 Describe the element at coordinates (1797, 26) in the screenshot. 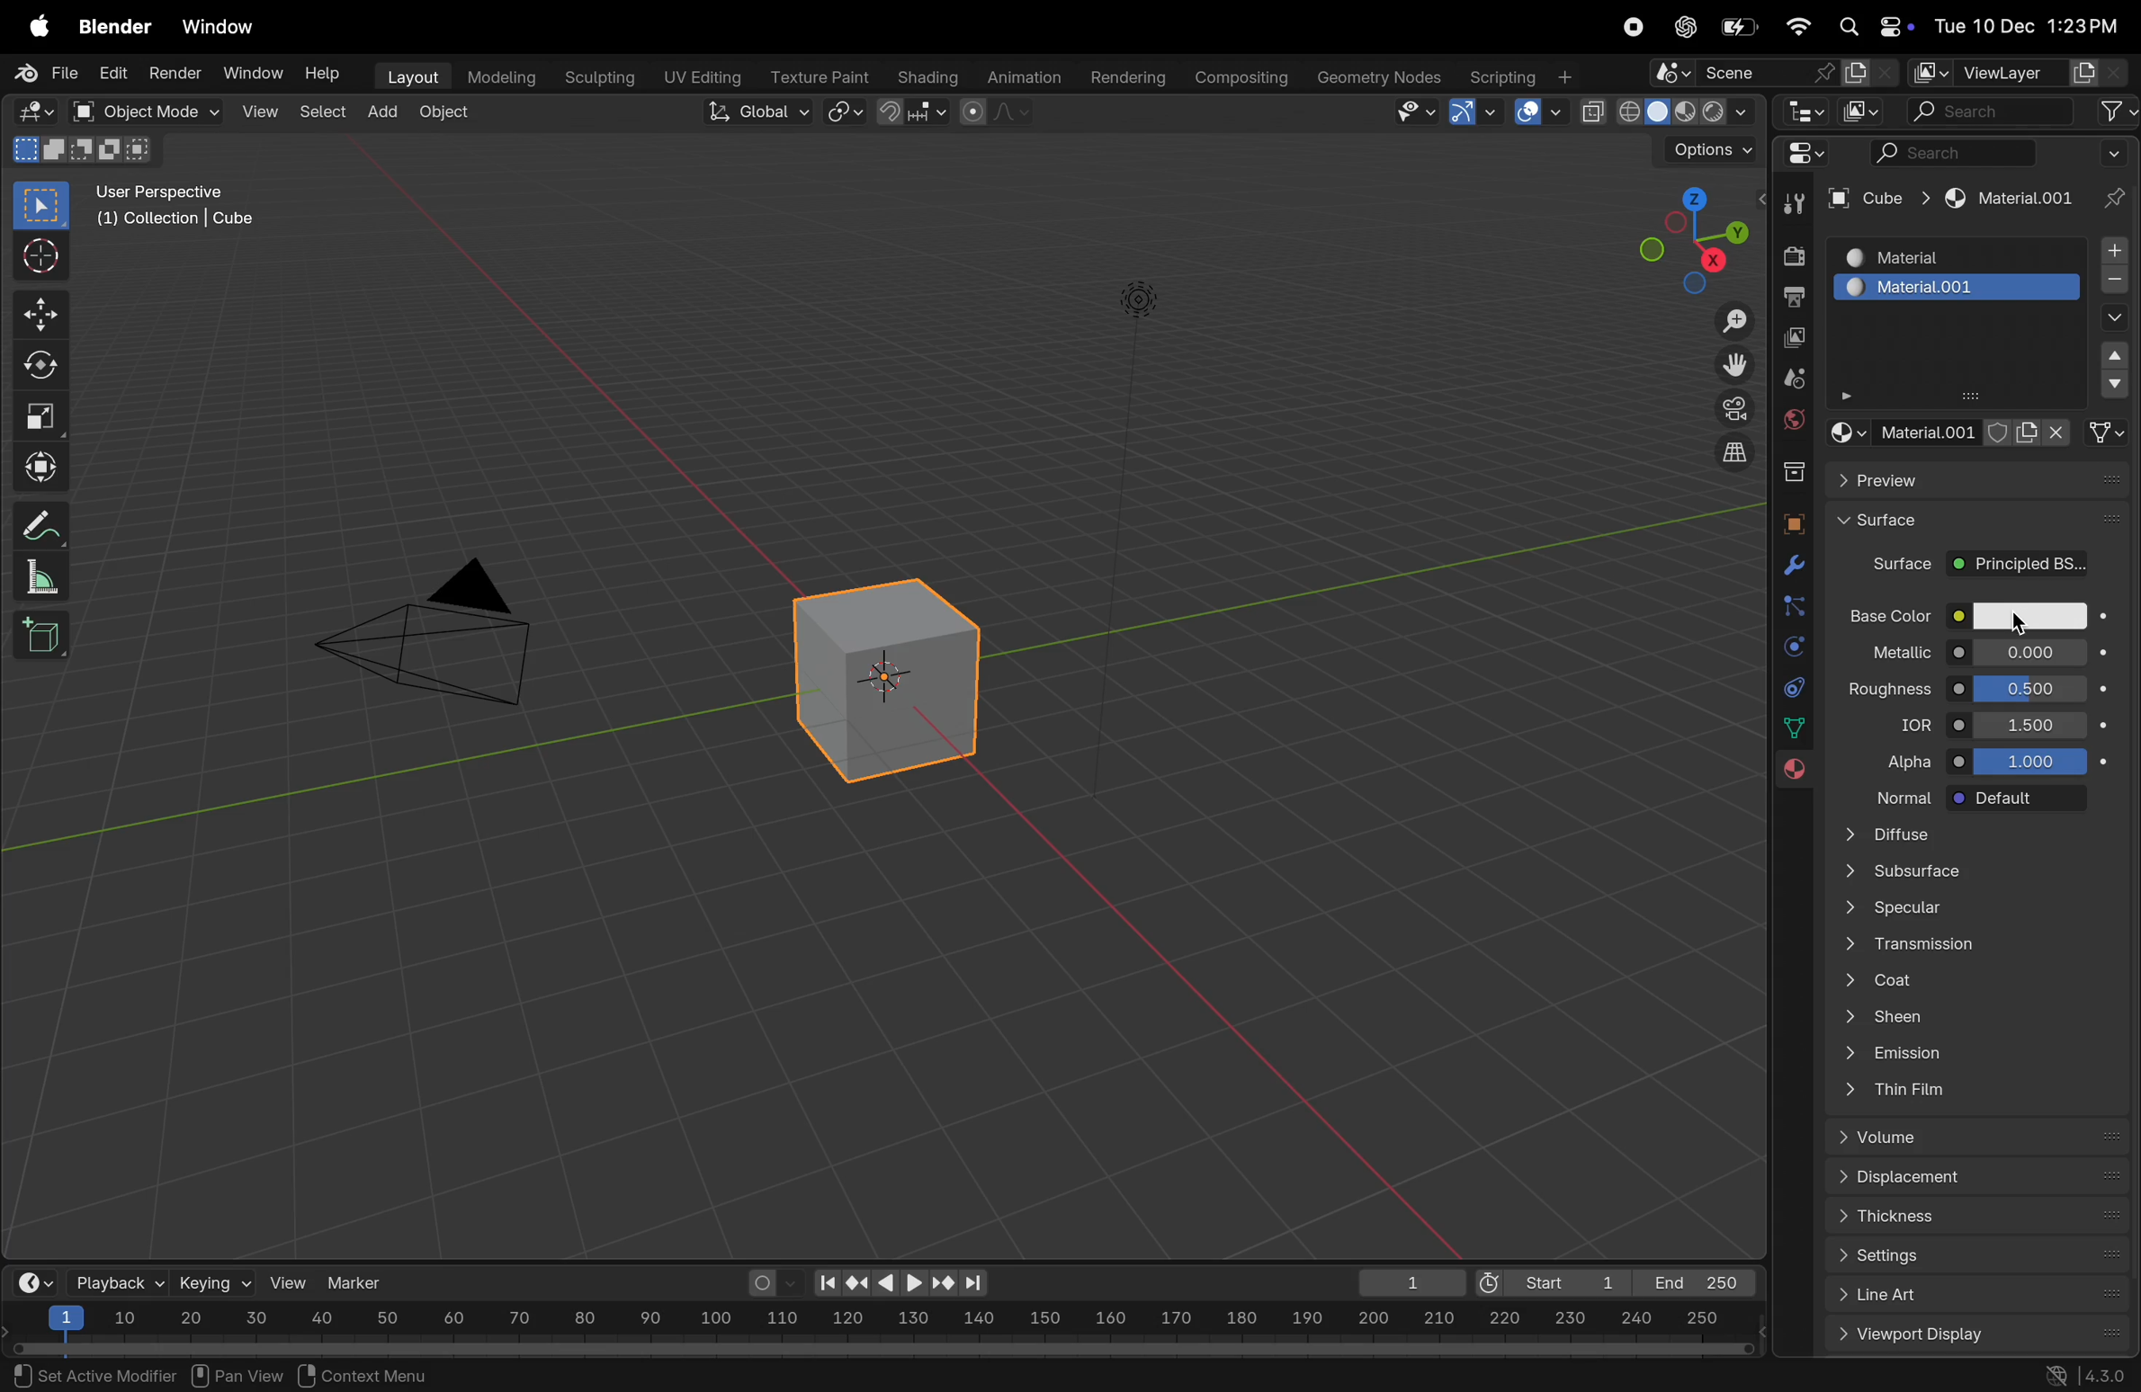

I see `wifi` at that location.